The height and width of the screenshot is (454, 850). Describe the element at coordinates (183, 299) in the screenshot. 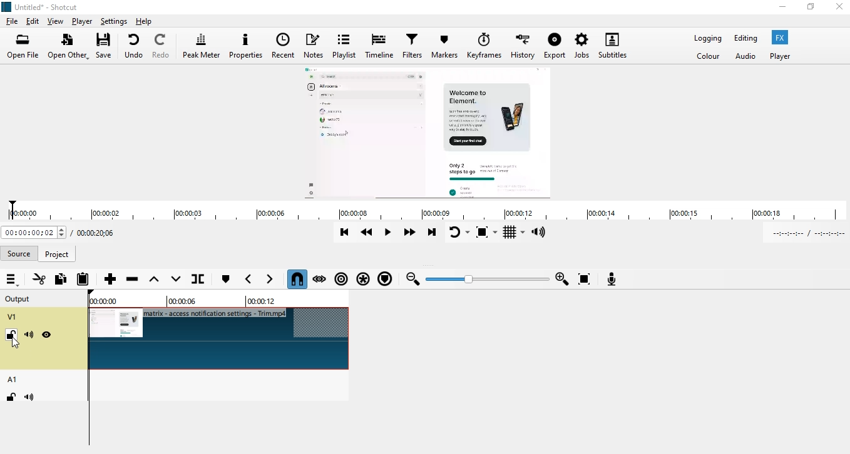

I see `time markers` at that location.